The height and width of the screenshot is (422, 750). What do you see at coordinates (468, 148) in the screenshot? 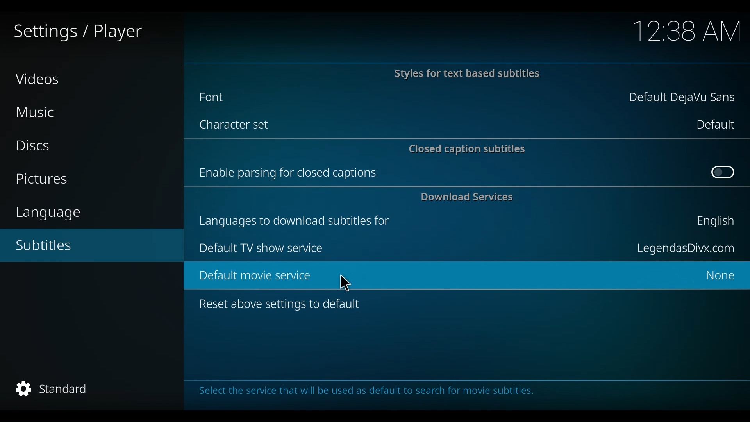
I see `Closed caption subtitles` at bounding box center [468, 148].